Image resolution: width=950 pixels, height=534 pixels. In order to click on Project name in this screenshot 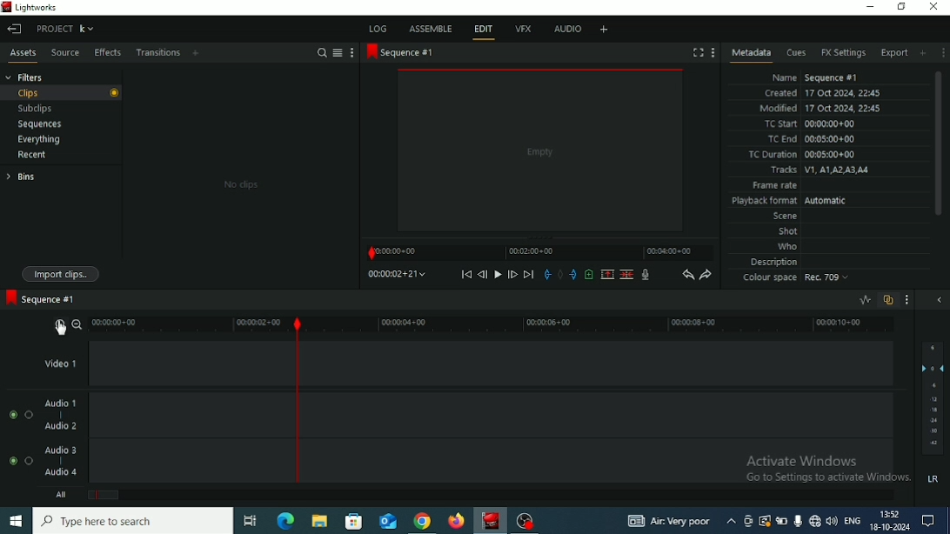, I will do `click(64, 29)`.